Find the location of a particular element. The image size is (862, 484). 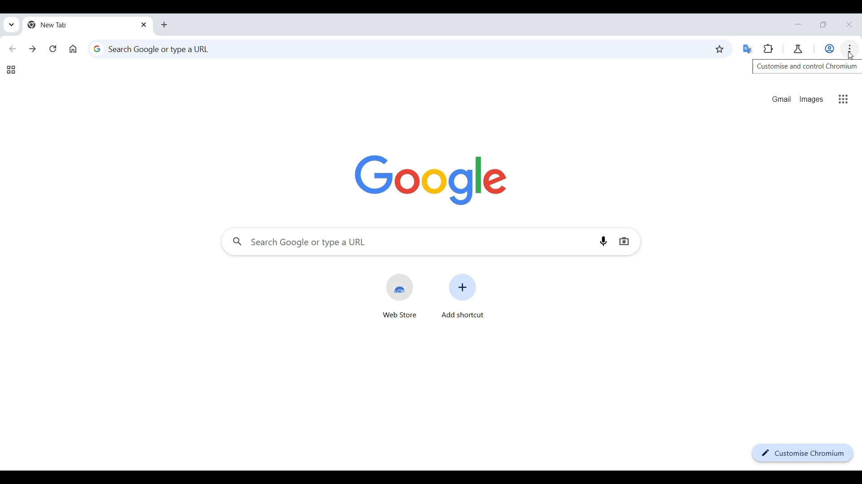

Customize and control Chromium is located at coordinates (850, 49).